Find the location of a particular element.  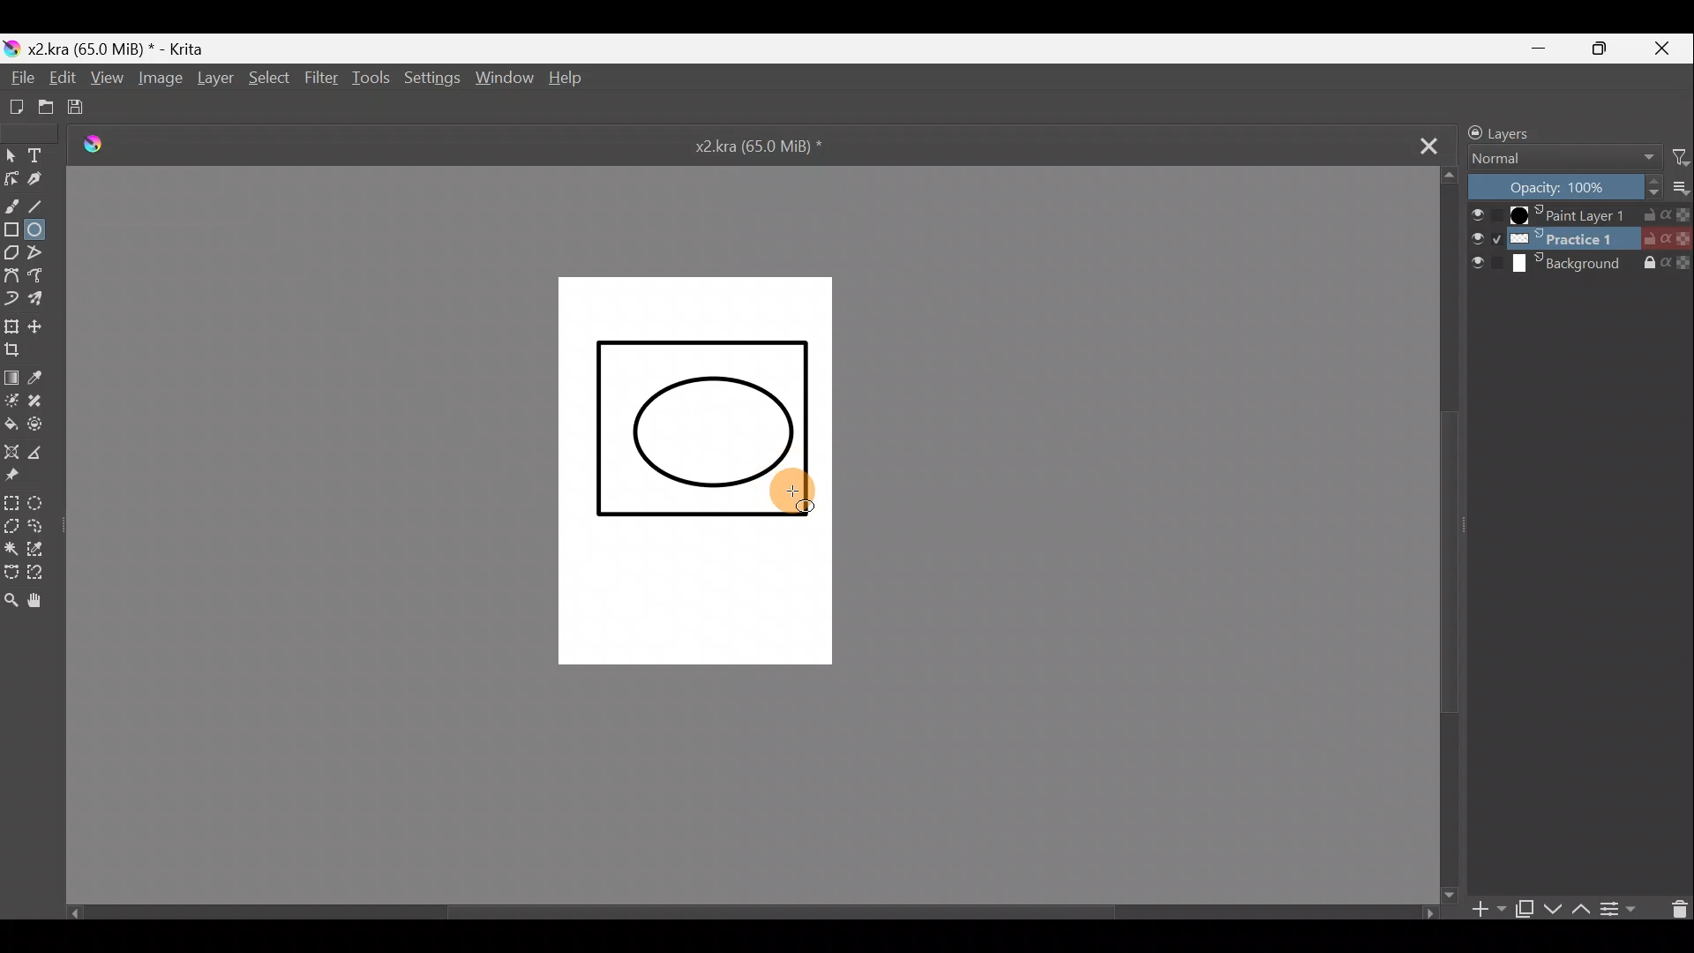

Sample a colour from the image/current layer is located at coordinates (46, 377).